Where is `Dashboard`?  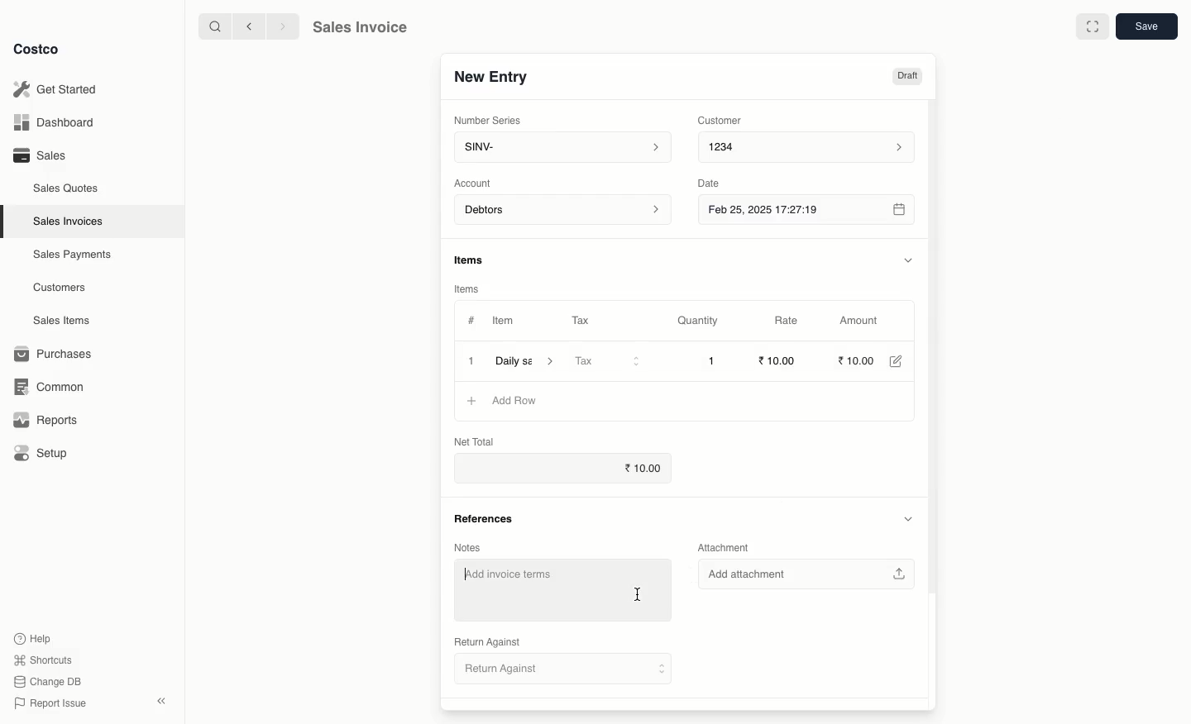 Dashboard is located at coordinates (58, 121).